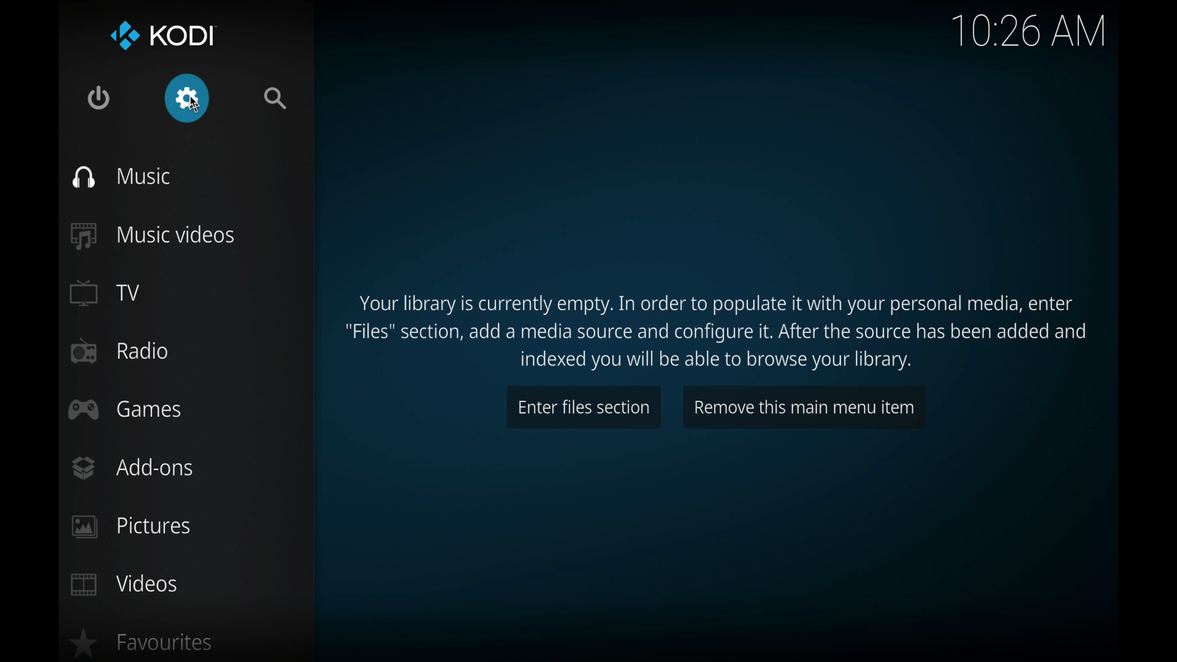  Describe the element at coordinates (718, 330) in the screenshot. I see `instructions to populate media library` at that location.